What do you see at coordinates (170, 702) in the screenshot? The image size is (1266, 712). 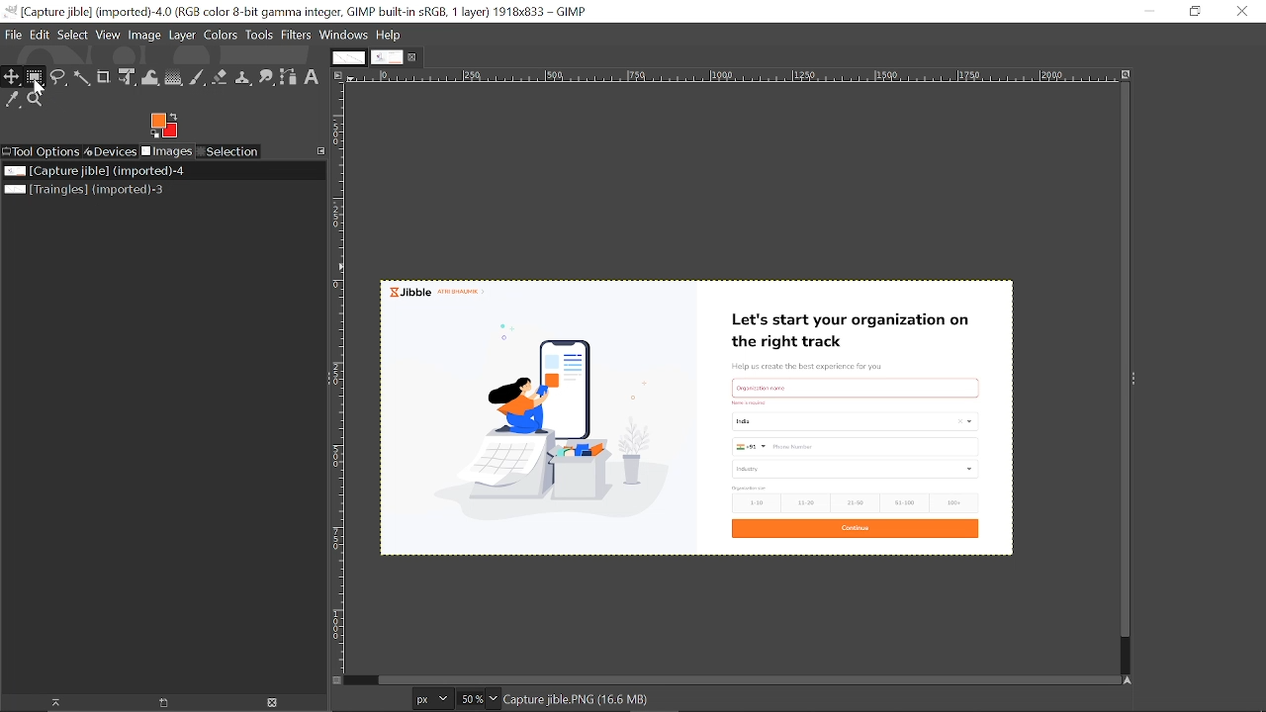 I see `Create a new display for this image` at bounding box center [170, 702].